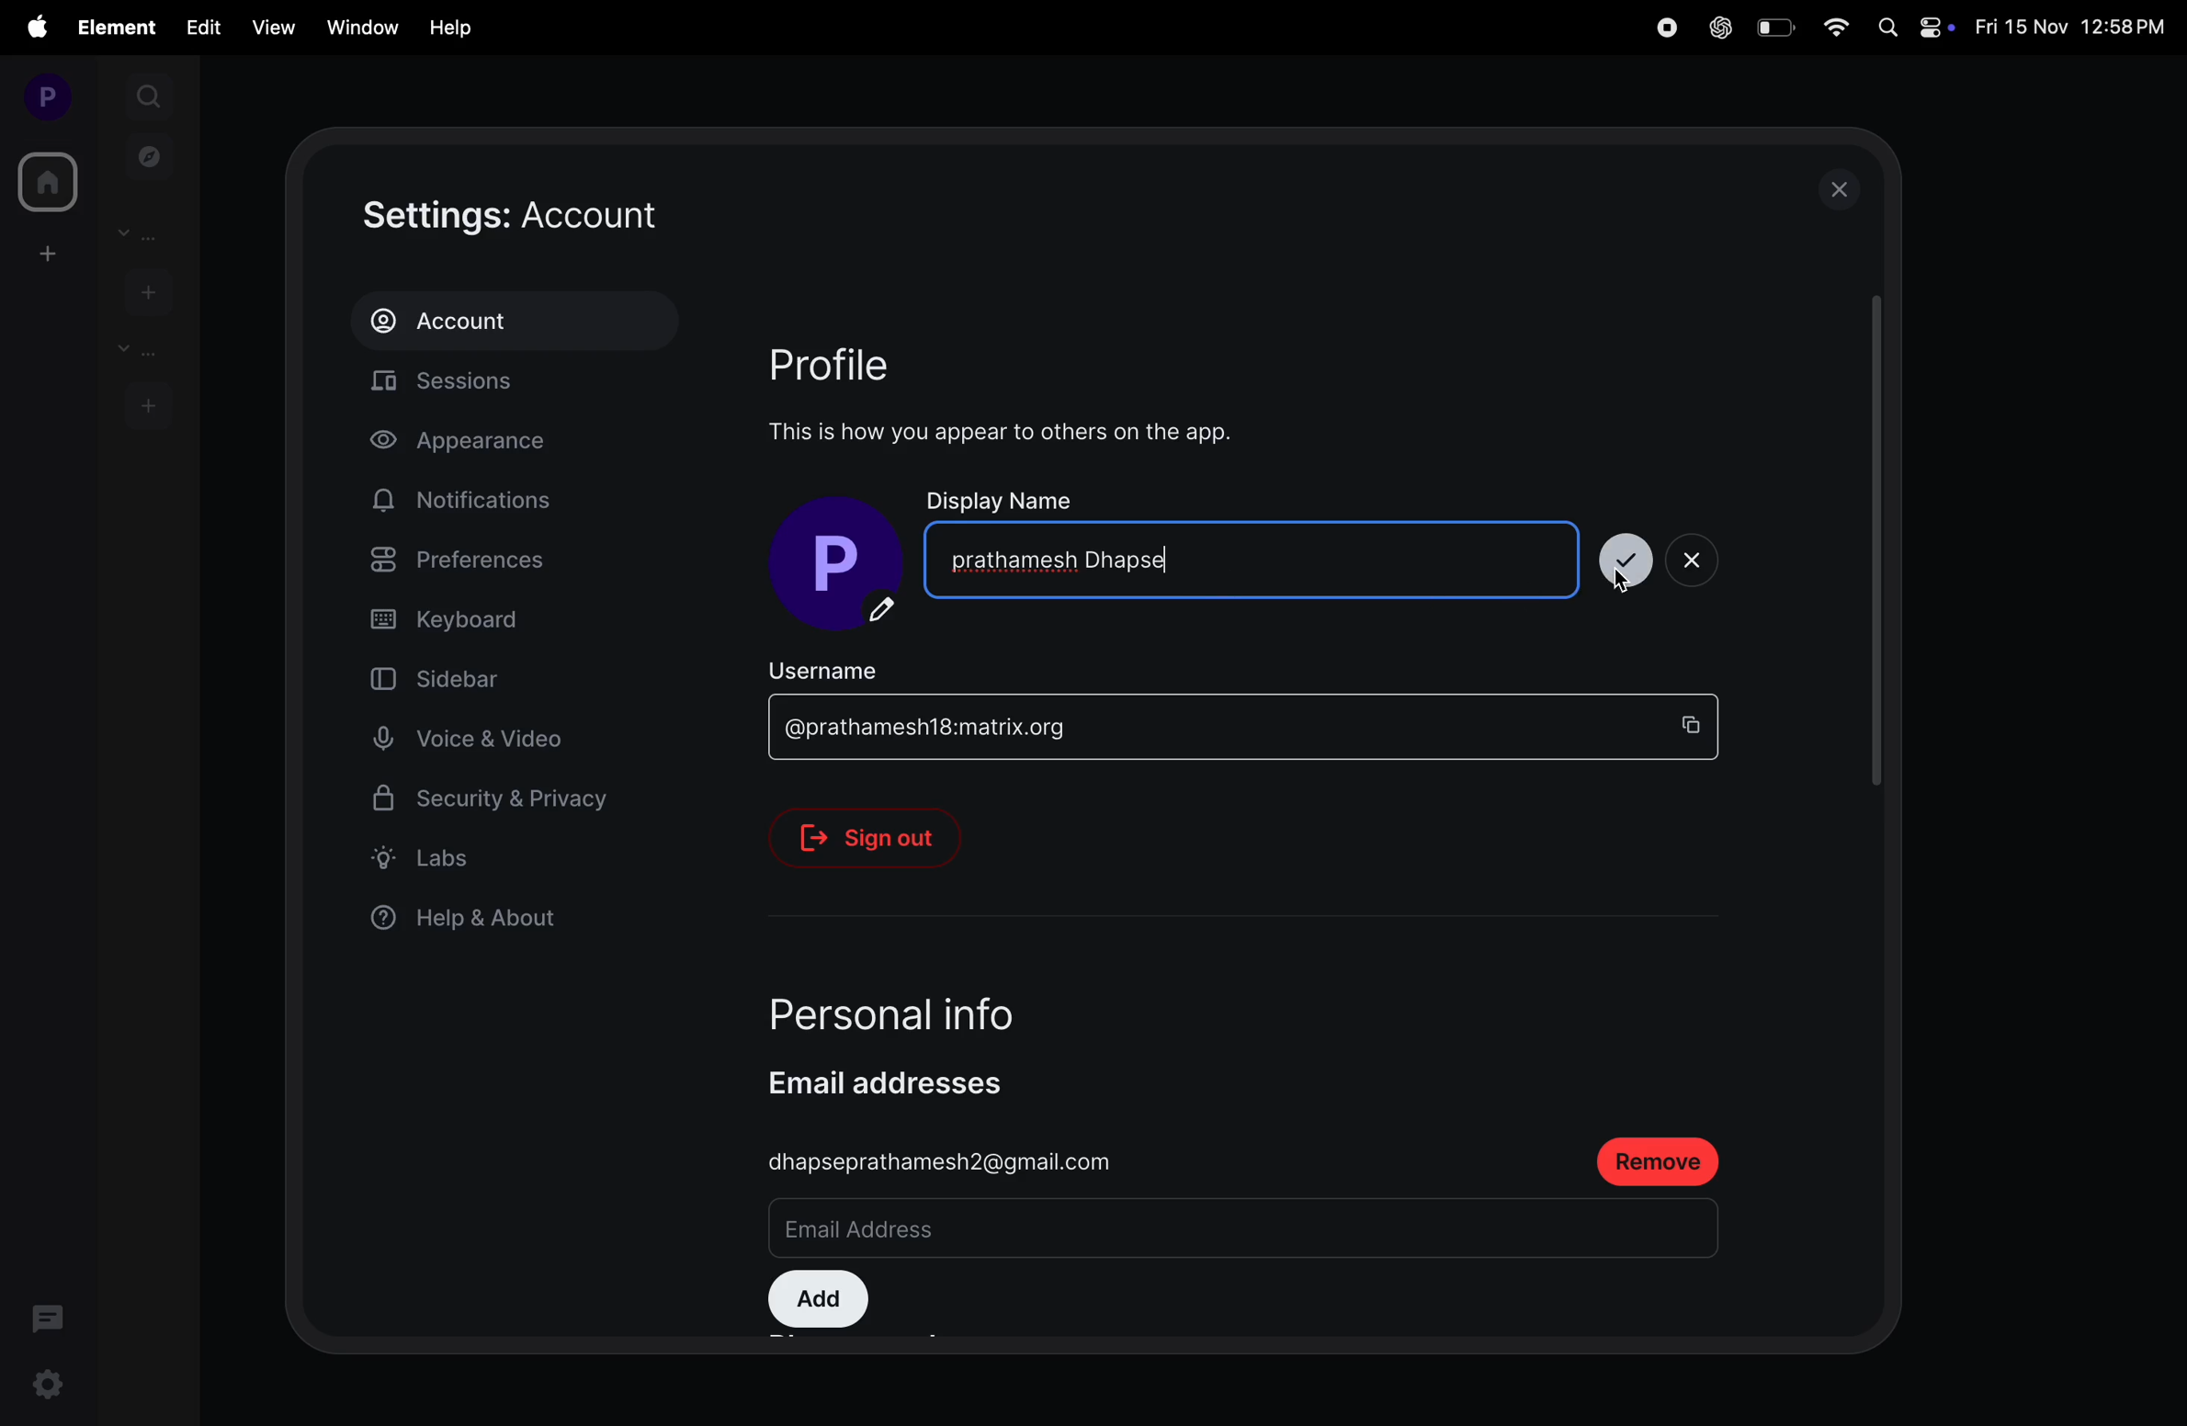 The image size is (2187, 1426). Describe the element at coordinates (268, 28) in the screenshot. I see `view` at that location.